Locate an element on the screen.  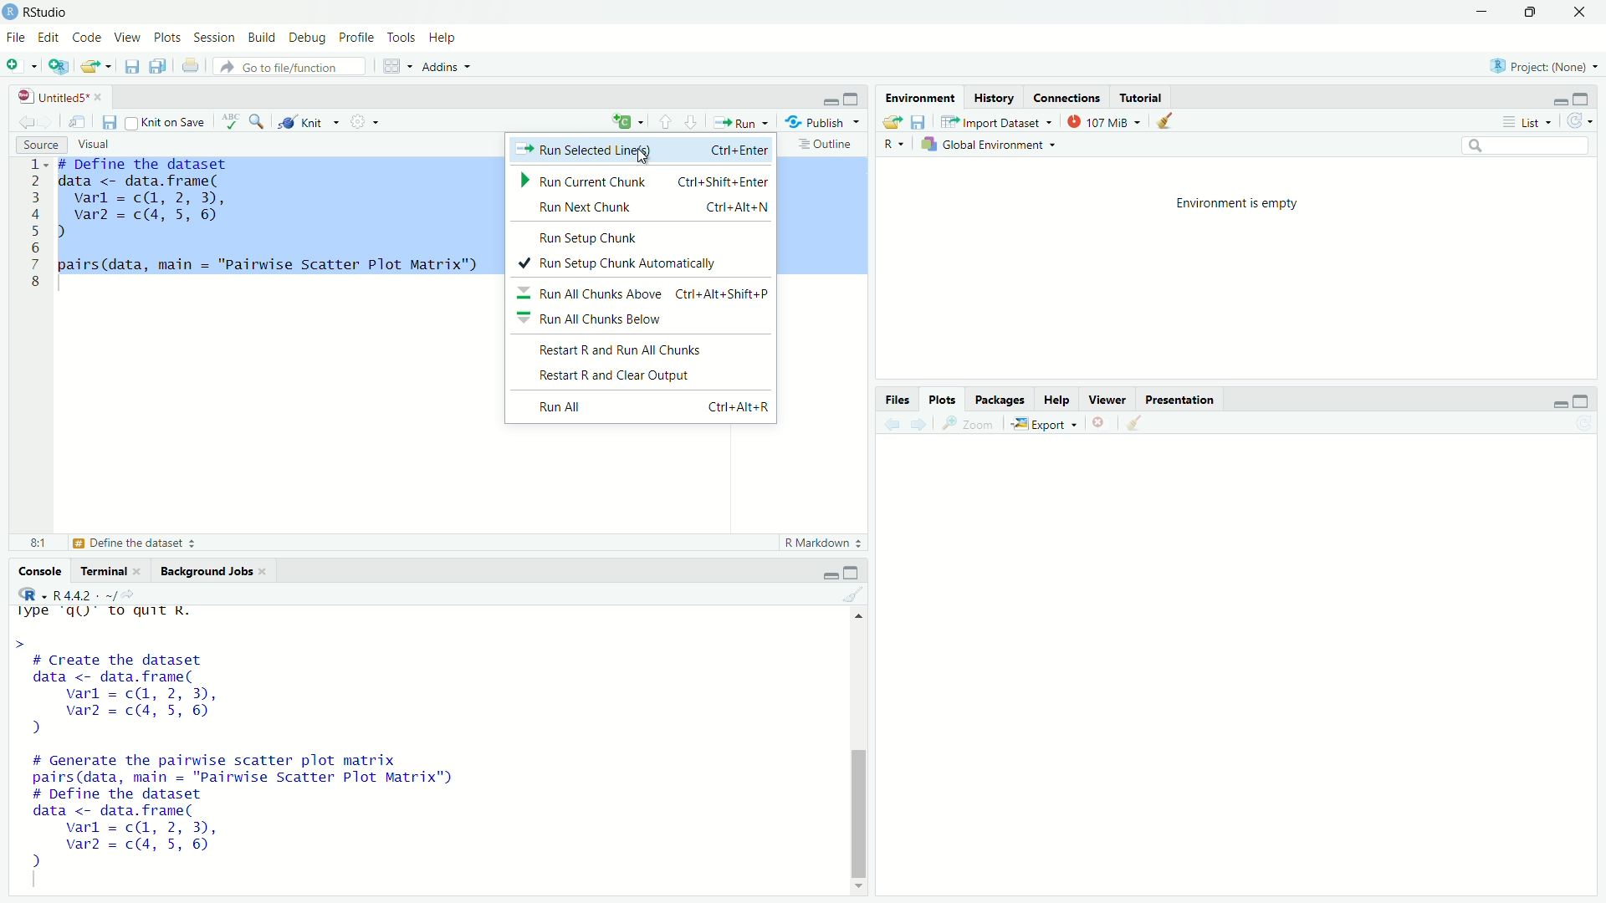
Maximize is located at coordinates (852, 98).